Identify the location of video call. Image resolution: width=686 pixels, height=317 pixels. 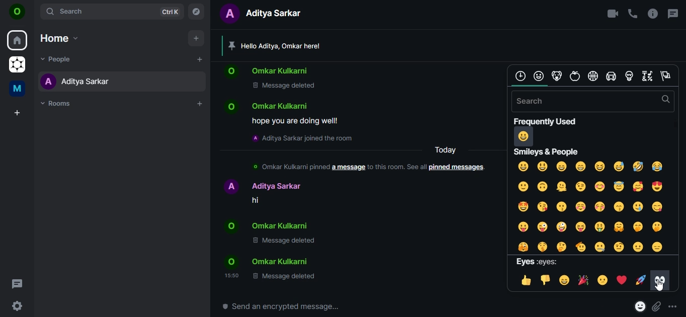
(612, 14).